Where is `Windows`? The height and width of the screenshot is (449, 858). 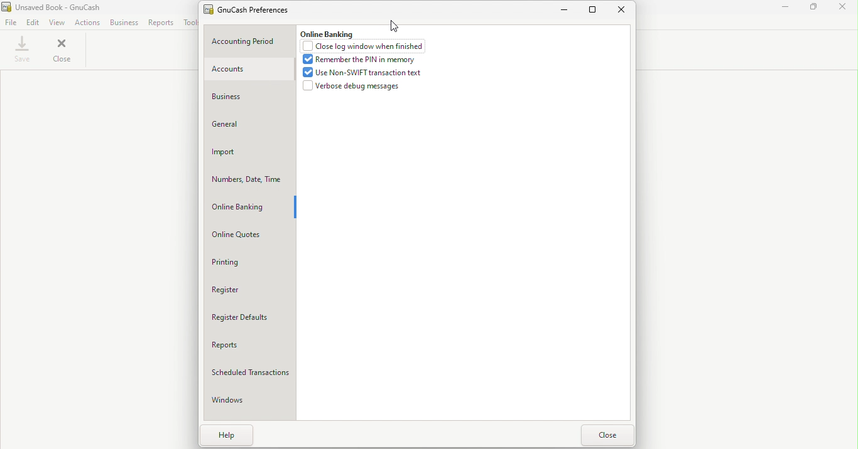
Windows is located at coordinates (249, 403).